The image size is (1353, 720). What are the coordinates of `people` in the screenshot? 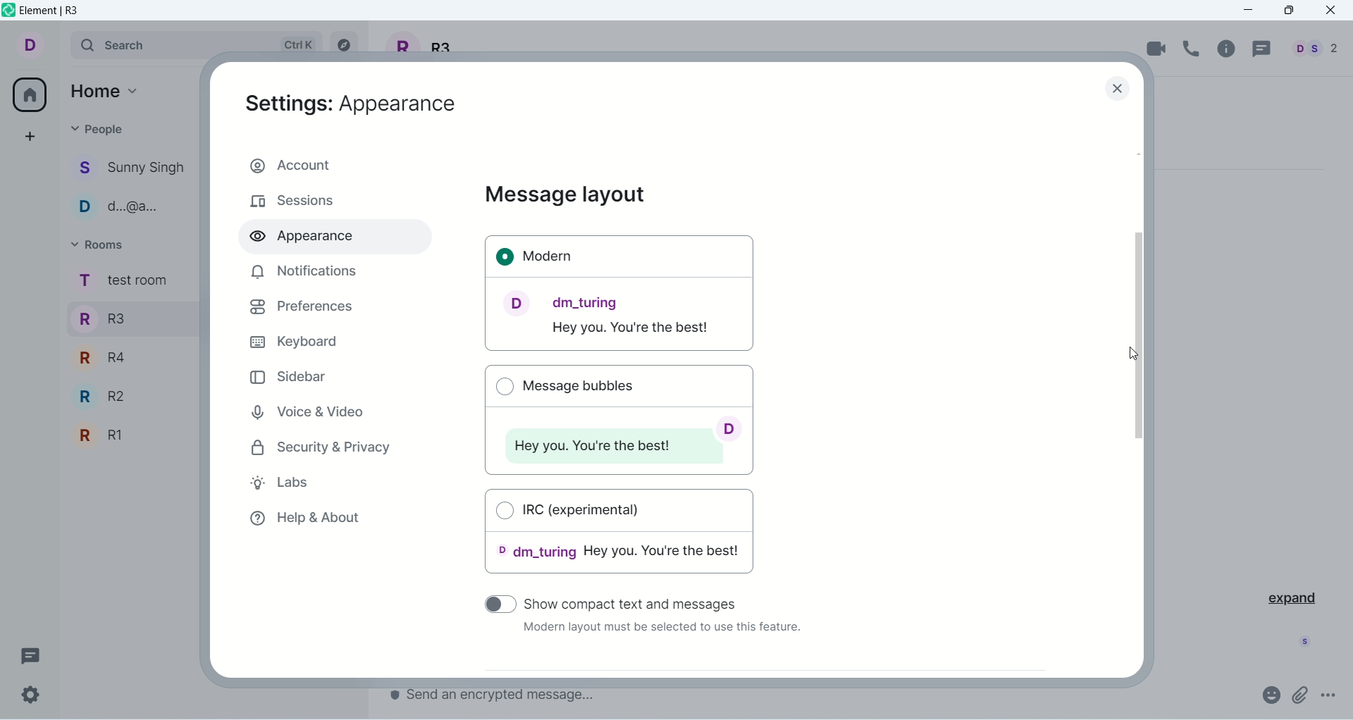 It's located at (132, 170).